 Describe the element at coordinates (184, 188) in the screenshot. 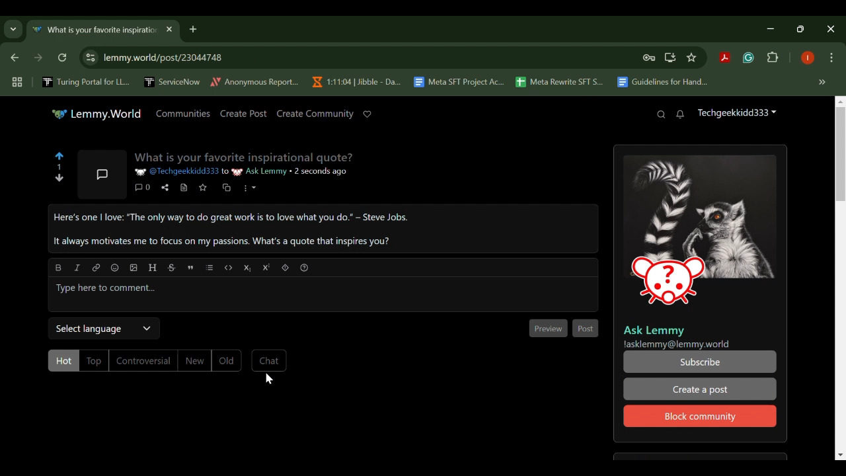

I see `View Source` at that location.